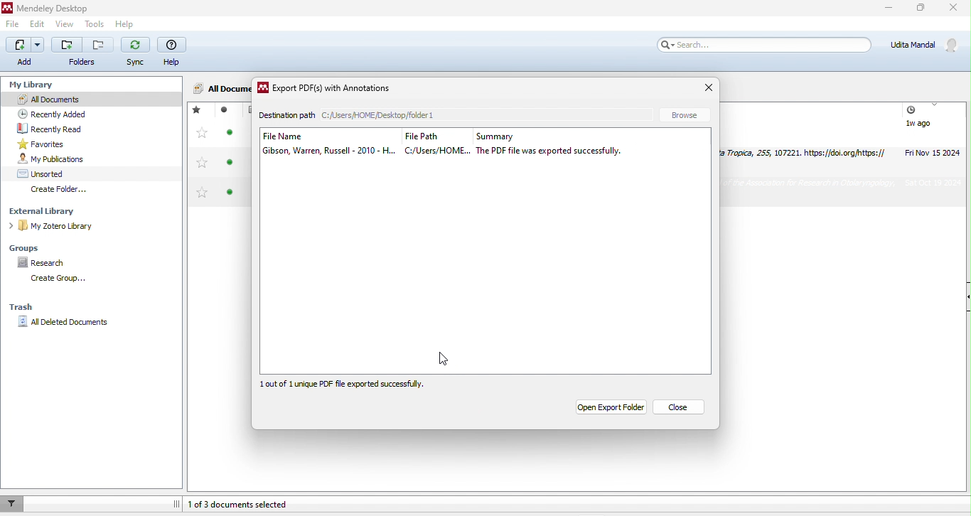  Describe the element at coordinates (176, 502) in the screenshot. I see `toggle hide/show` at that location.